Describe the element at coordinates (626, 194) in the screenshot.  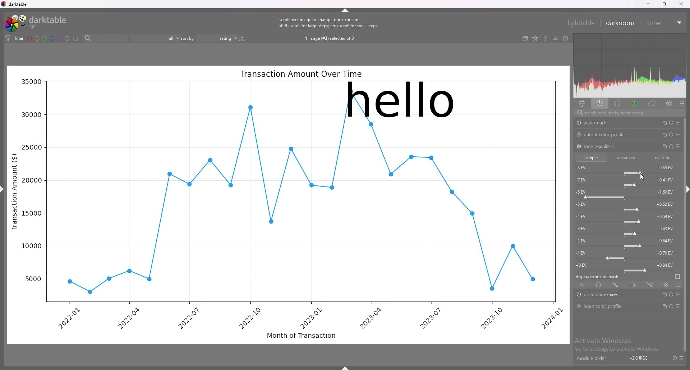
I see `-6 EV force` at that location.